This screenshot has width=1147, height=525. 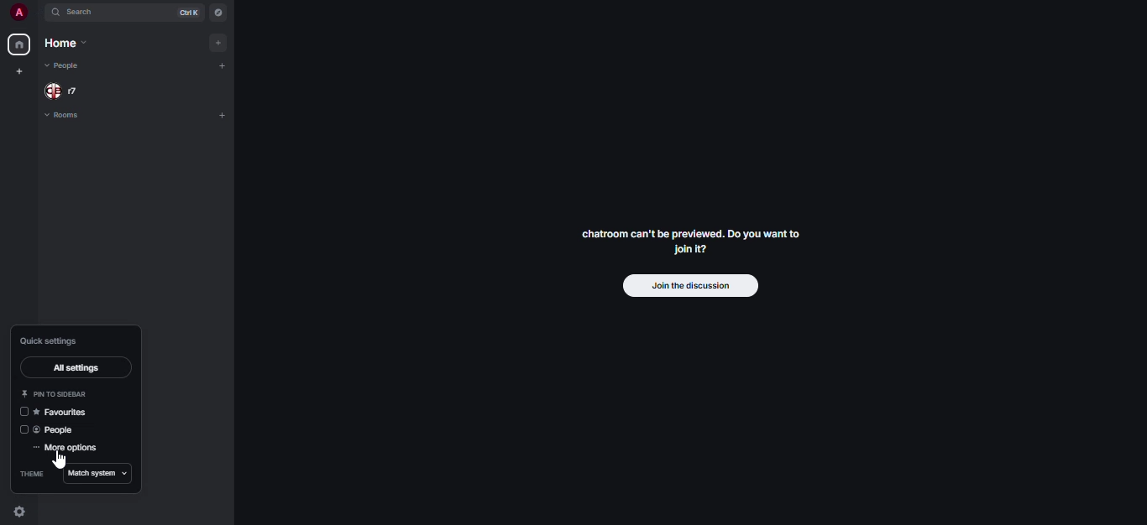 What do you see at coordinates (18, 11) in the screenshot?
I see `profile` at bounding box center [18, 11].